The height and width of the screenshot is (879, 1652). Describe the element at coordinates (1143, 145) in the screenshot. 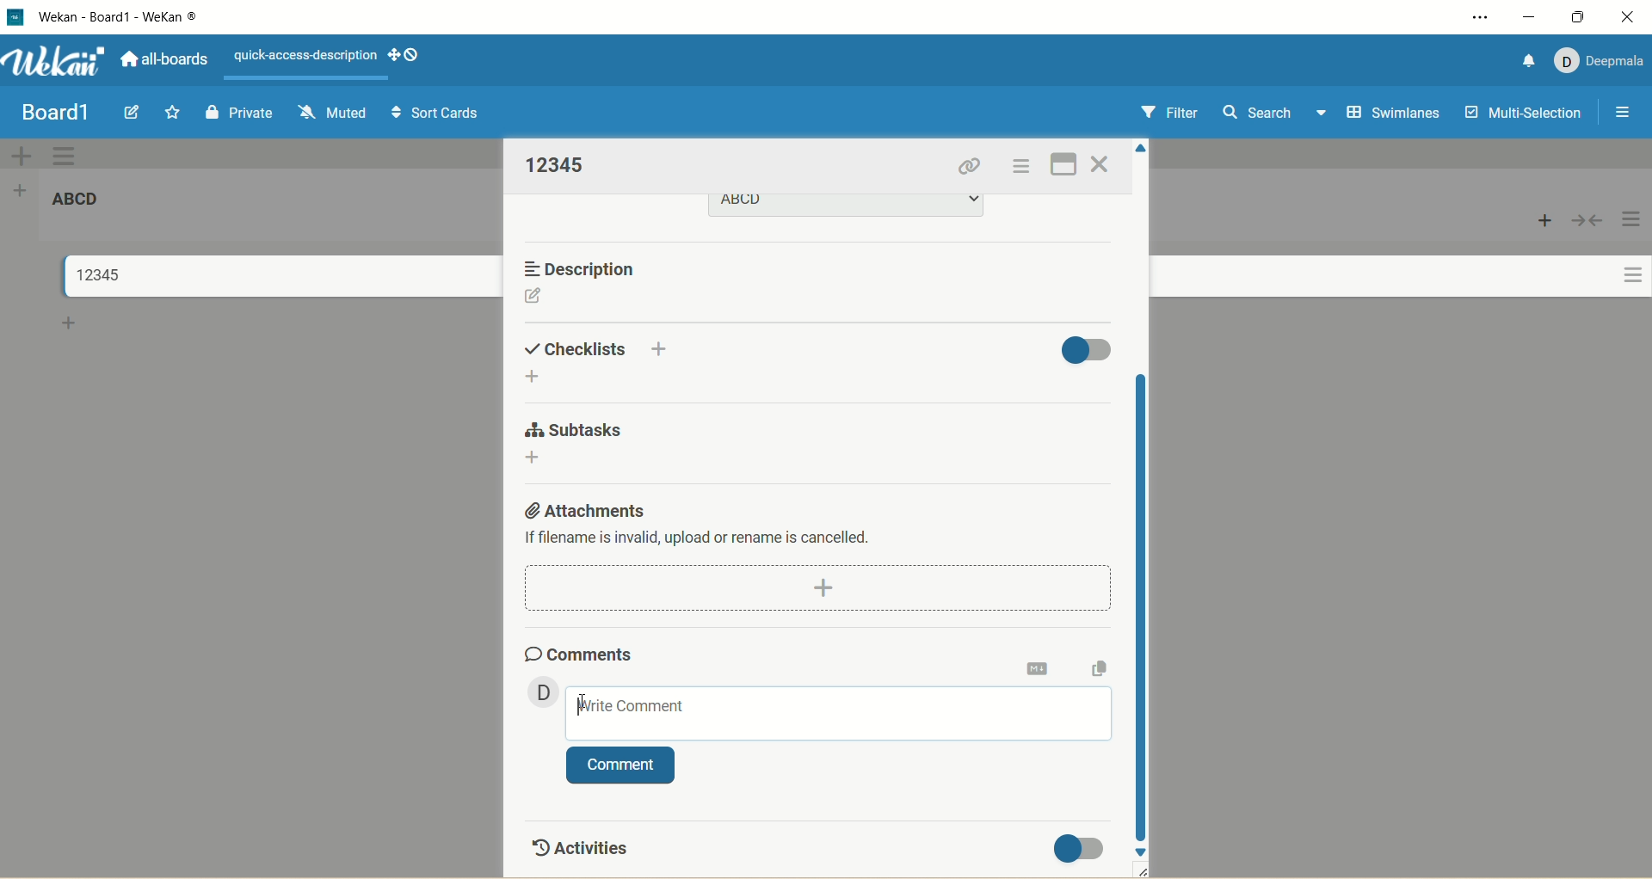

I see `click to scroll up` at that location.